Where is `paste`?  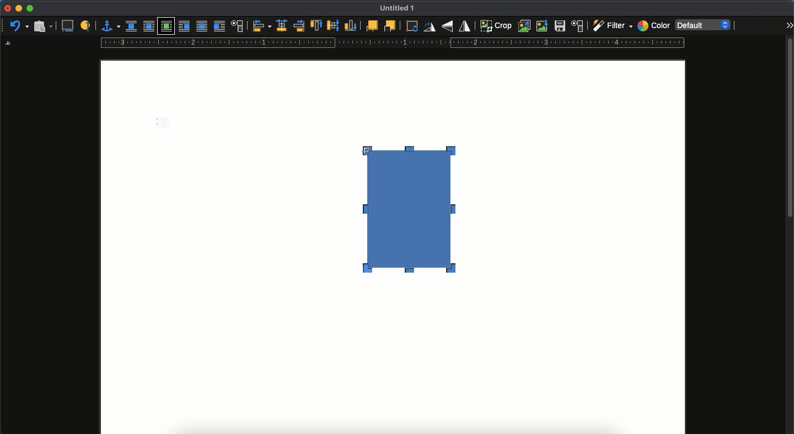 paste is located at coordinates (42, 25).